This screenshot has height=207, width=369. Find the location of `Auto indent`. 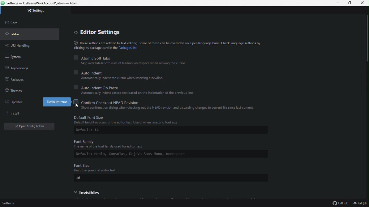

Auto indent is located at coordinates (120, 72).